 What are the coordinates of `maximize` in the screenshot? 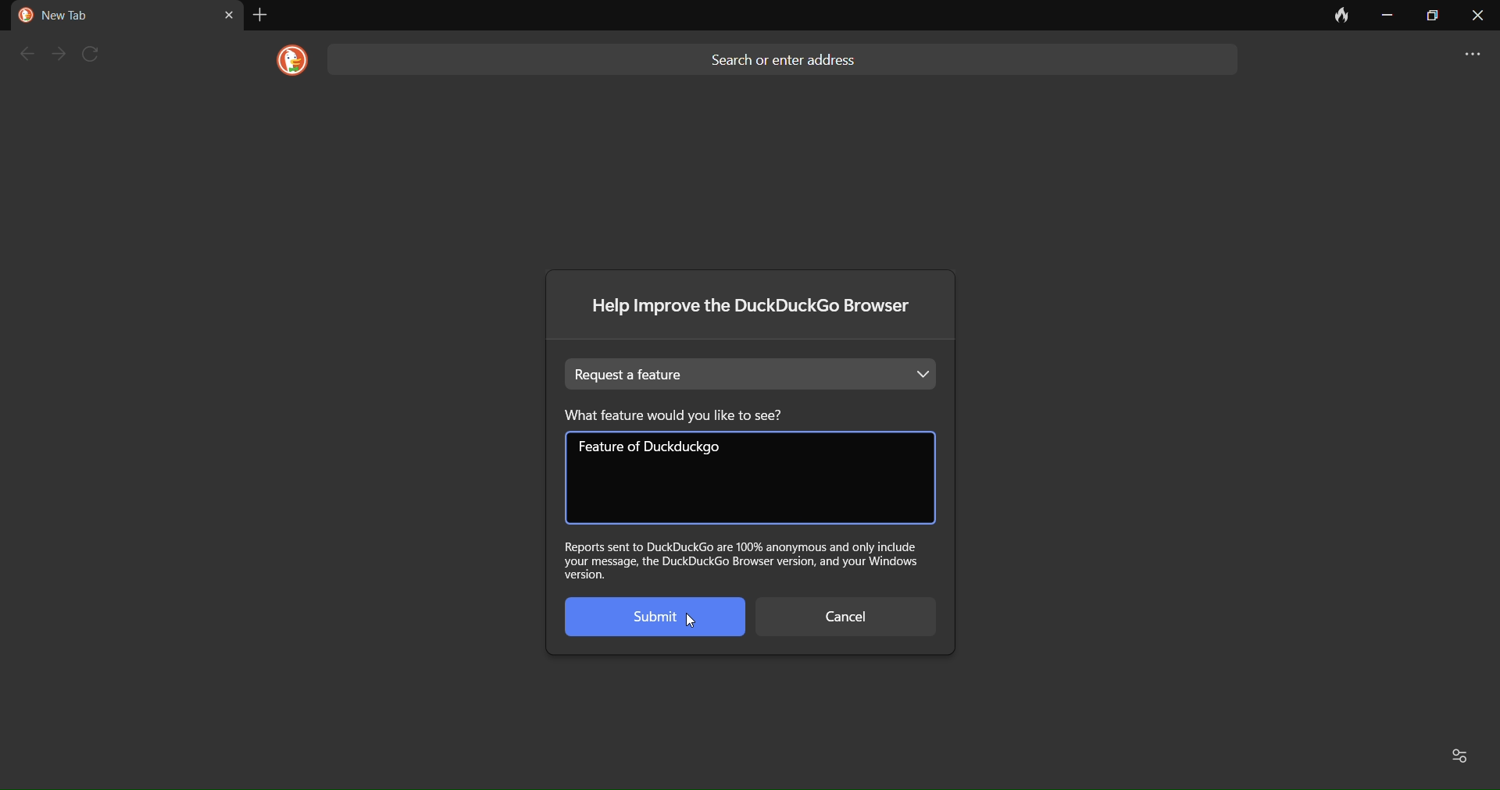 It's located at (1430, 16).